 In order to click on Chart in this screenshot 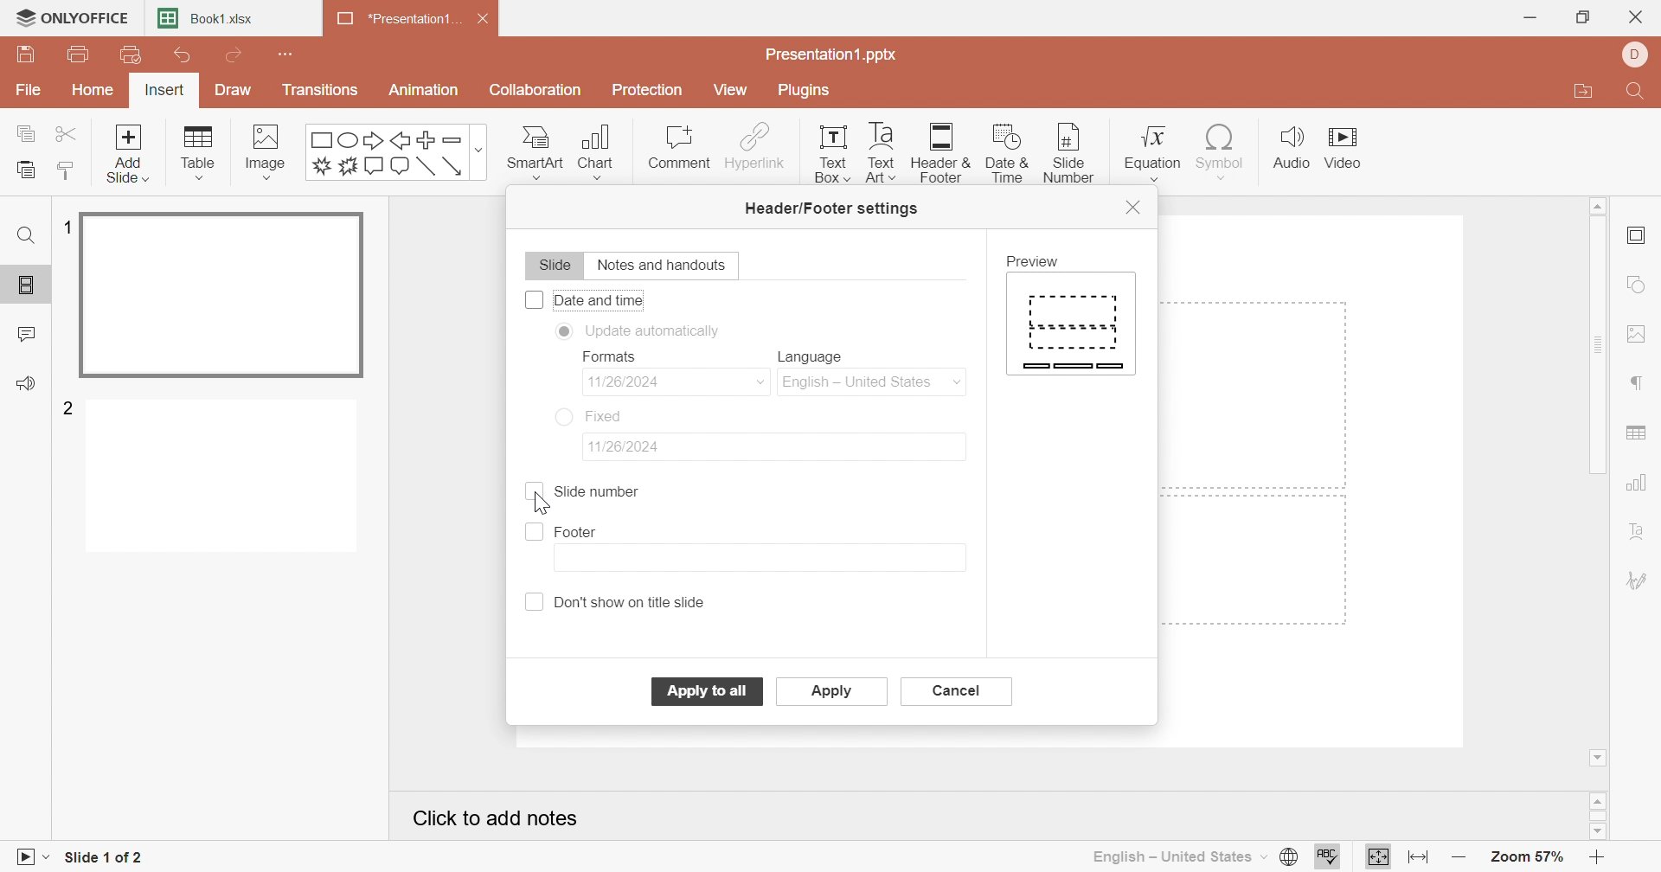, I will do `click(603, 152)`.